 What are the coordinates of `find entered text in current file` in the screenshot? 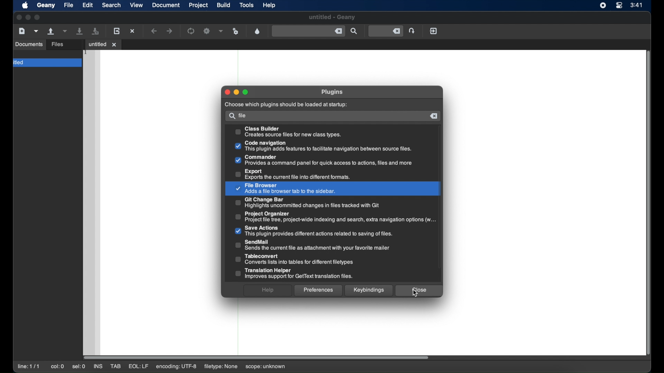 It's located at (308, 31).